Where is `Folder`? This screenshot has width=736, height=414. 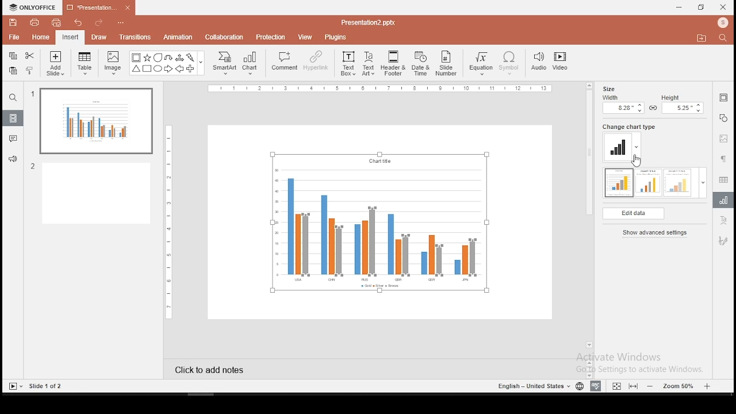 Folder is located at coordinates (701, 38).